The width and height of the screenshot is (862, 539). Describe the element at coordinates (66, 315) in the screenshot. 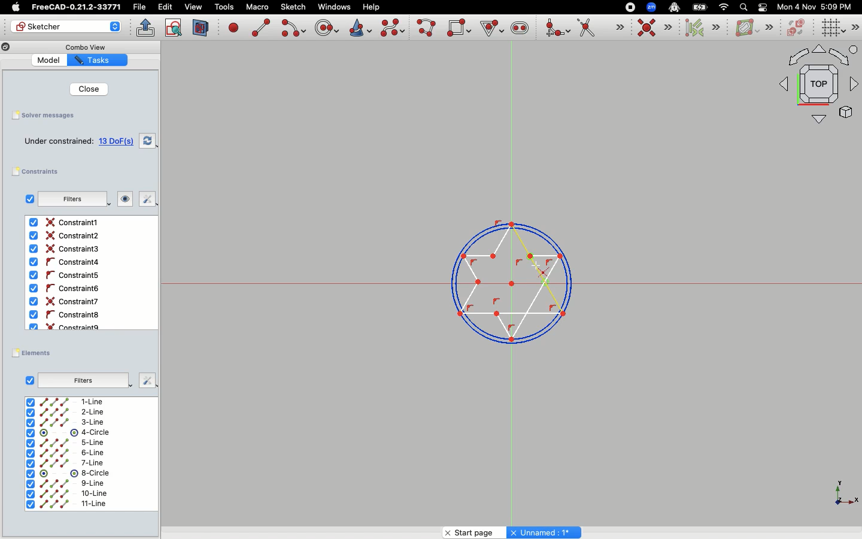

I see `Constraint8` at that location.